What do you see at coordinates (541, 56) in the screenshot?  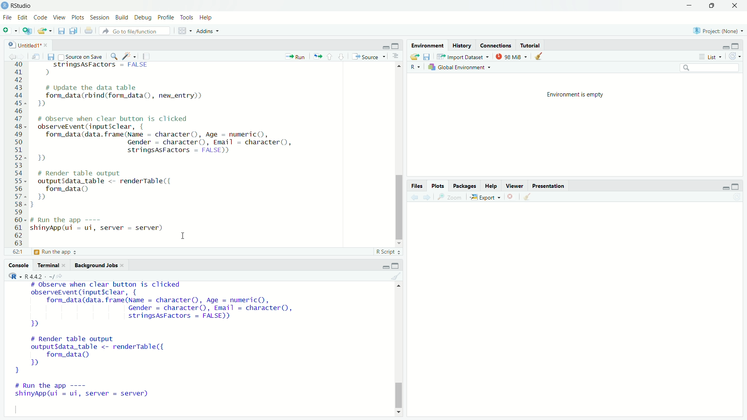 I see `clear objects from the workspace` at bounding box center [541, 56].